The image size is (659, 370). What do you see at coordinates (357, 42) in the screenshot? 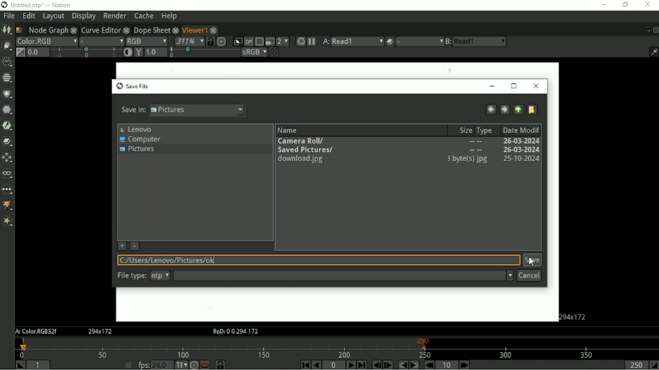
I see `read1` at bounding box center [357, 42].